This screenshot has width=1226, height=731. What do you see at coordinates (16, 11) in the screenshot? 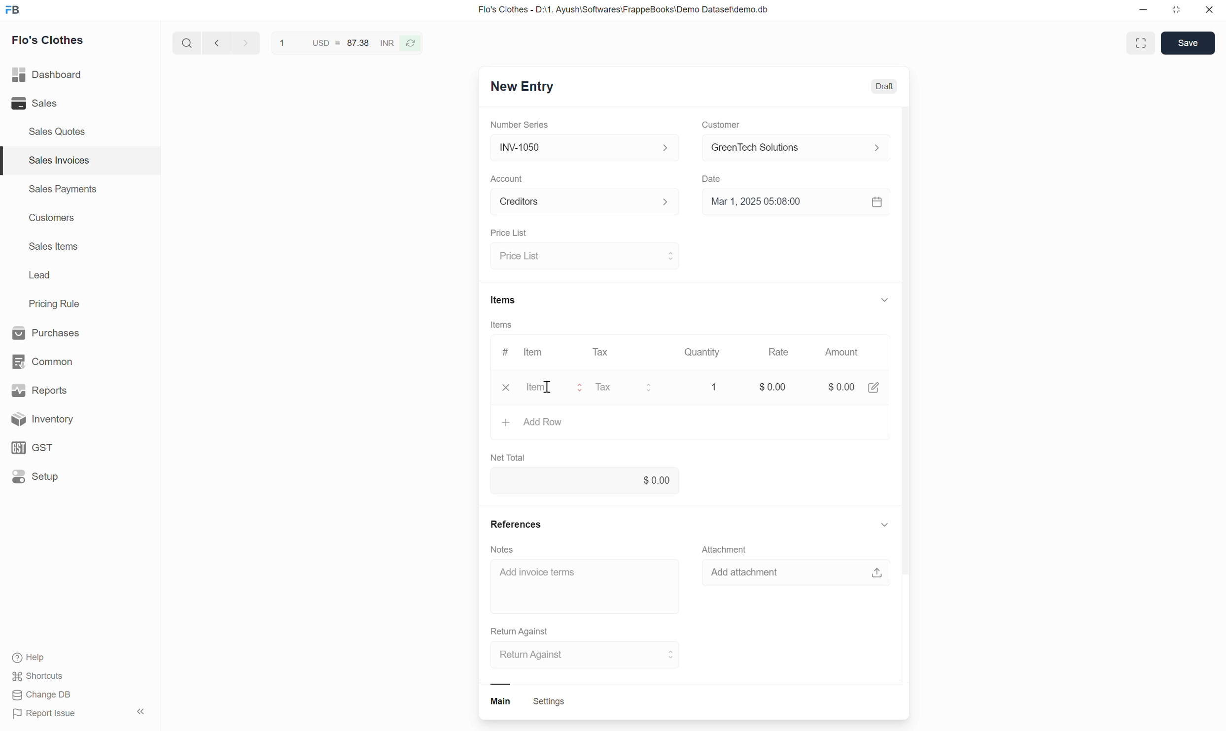
I see `Frappe Book logo` at bounding box center [16, 11].